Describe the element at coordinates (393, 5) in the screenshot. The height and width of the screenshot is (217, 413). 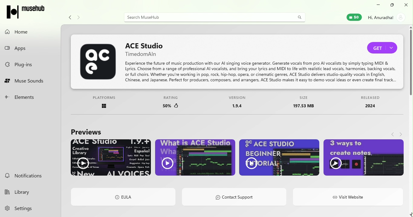
I see `maximize` at that location.